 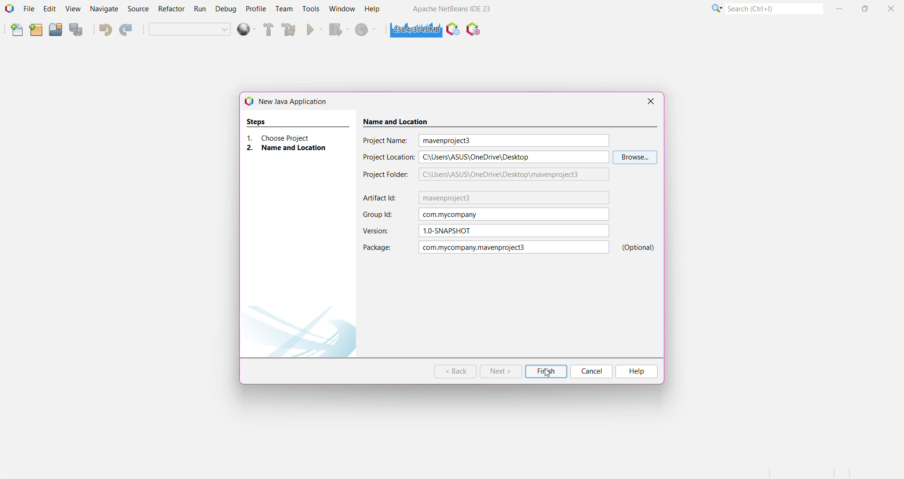 What do you see at coordinates (258, 120) in the screenshot?
I see `Steps` at bounding box center [258, 120].